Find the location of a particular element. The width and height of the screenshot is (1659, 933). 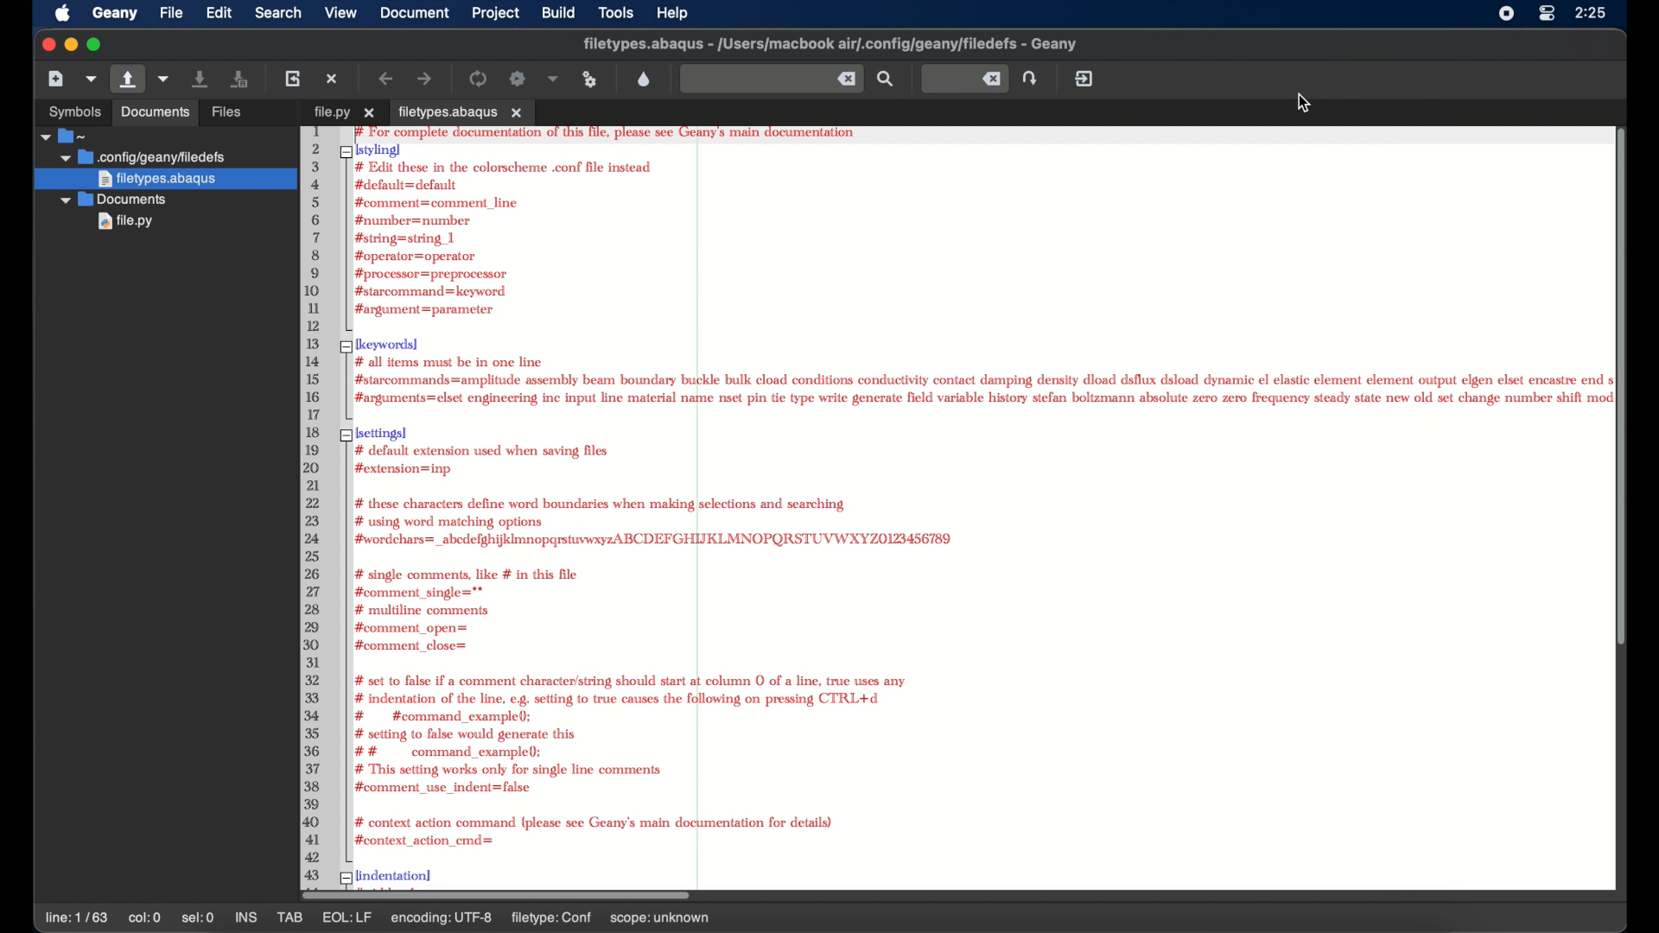

screen recorder icon is located at coordinates (1507, 13).